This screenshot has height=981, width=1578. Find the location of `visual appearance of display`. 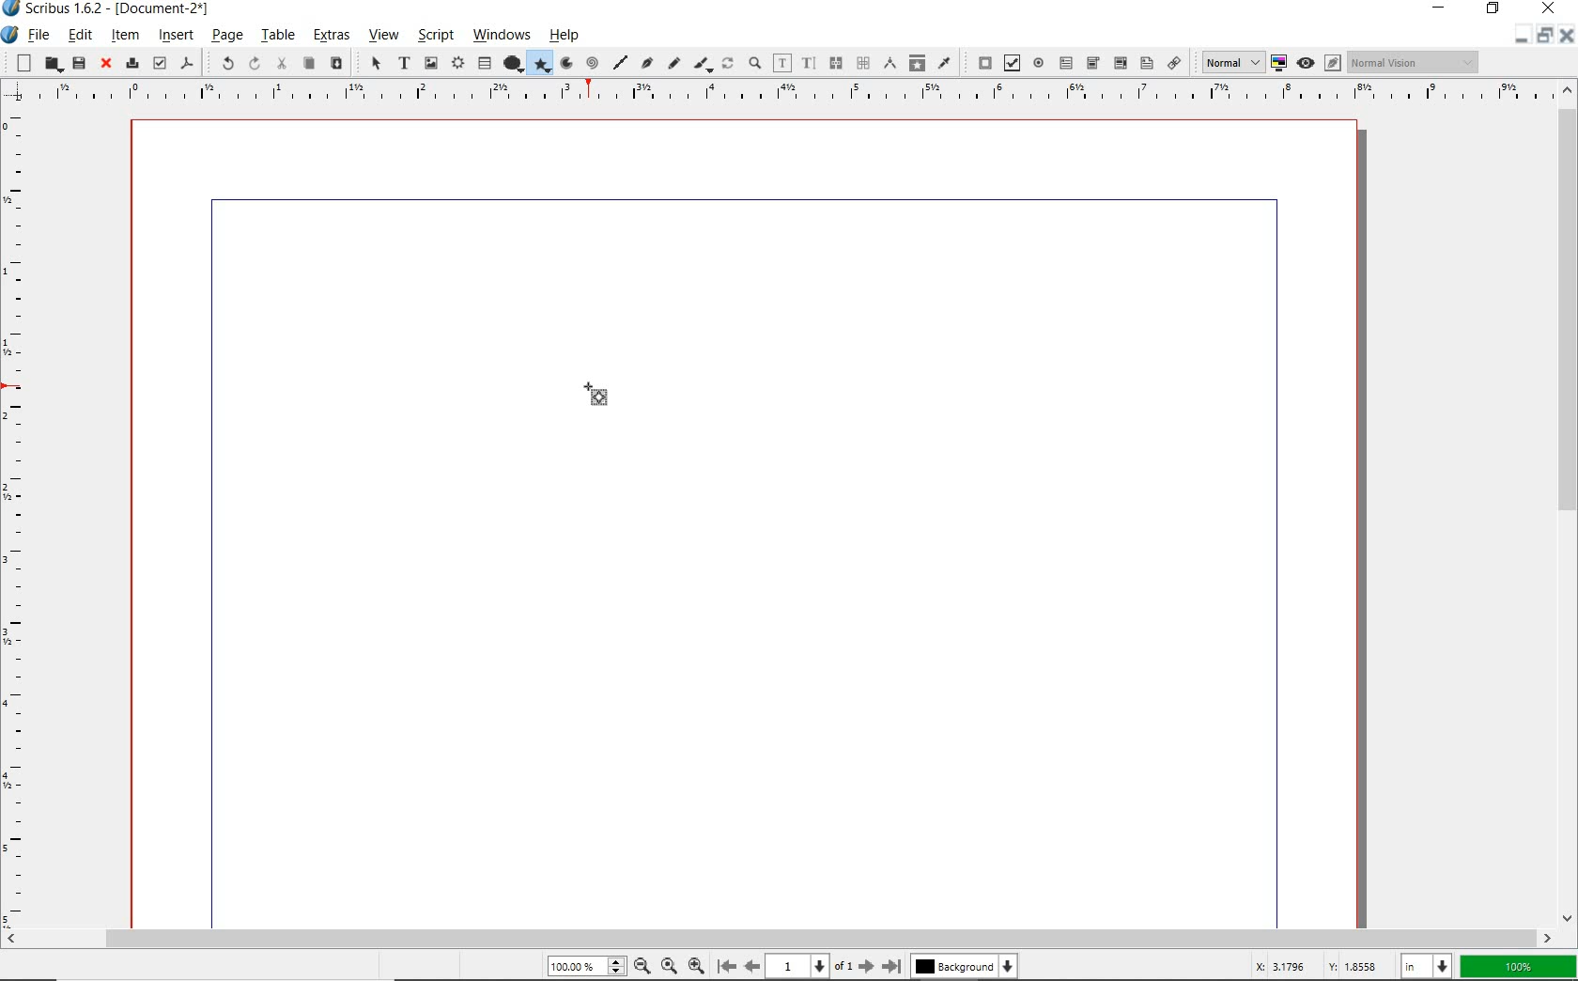

visual appearance of display is located at coordinates (1414, 62).